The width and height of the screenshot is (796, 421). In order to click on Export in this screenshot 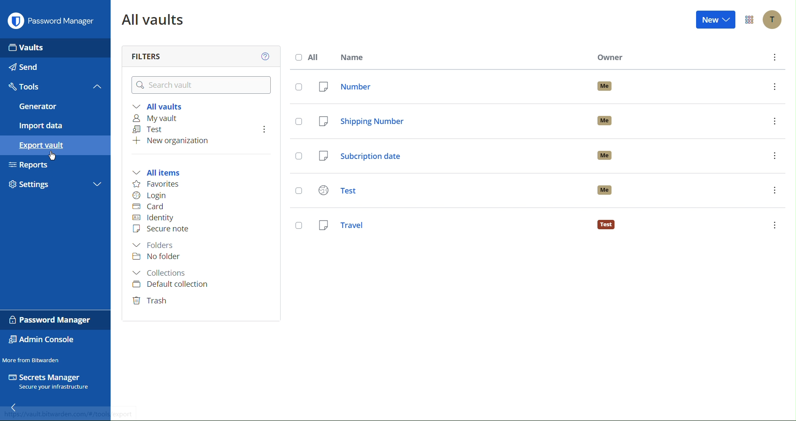, I will do `click(45, 144)`.